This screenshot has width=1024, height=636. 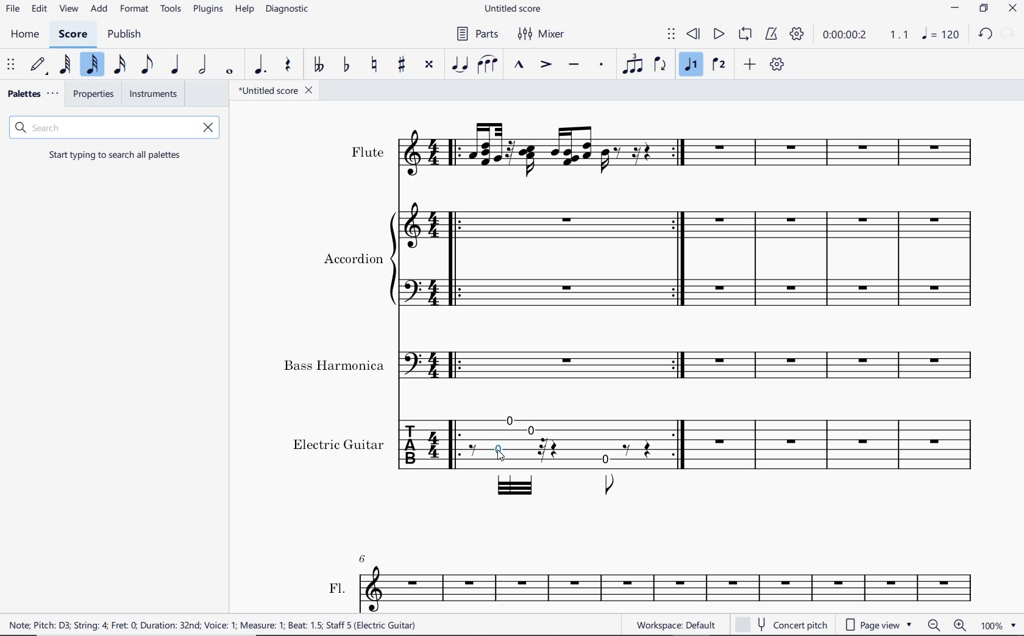 What do you see at coordinates (717, 35) in the screenshot?
I see `play` at bounding box center [717, 35].